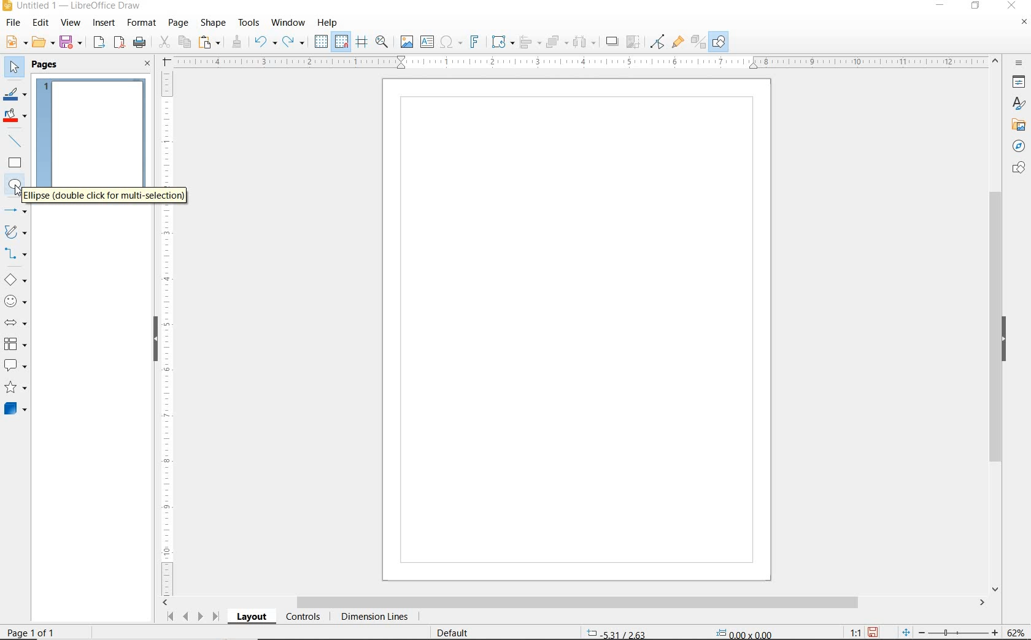  Describe the element at coordinates (612, 43) in the screenshot. I see `SHADOW` at that location.